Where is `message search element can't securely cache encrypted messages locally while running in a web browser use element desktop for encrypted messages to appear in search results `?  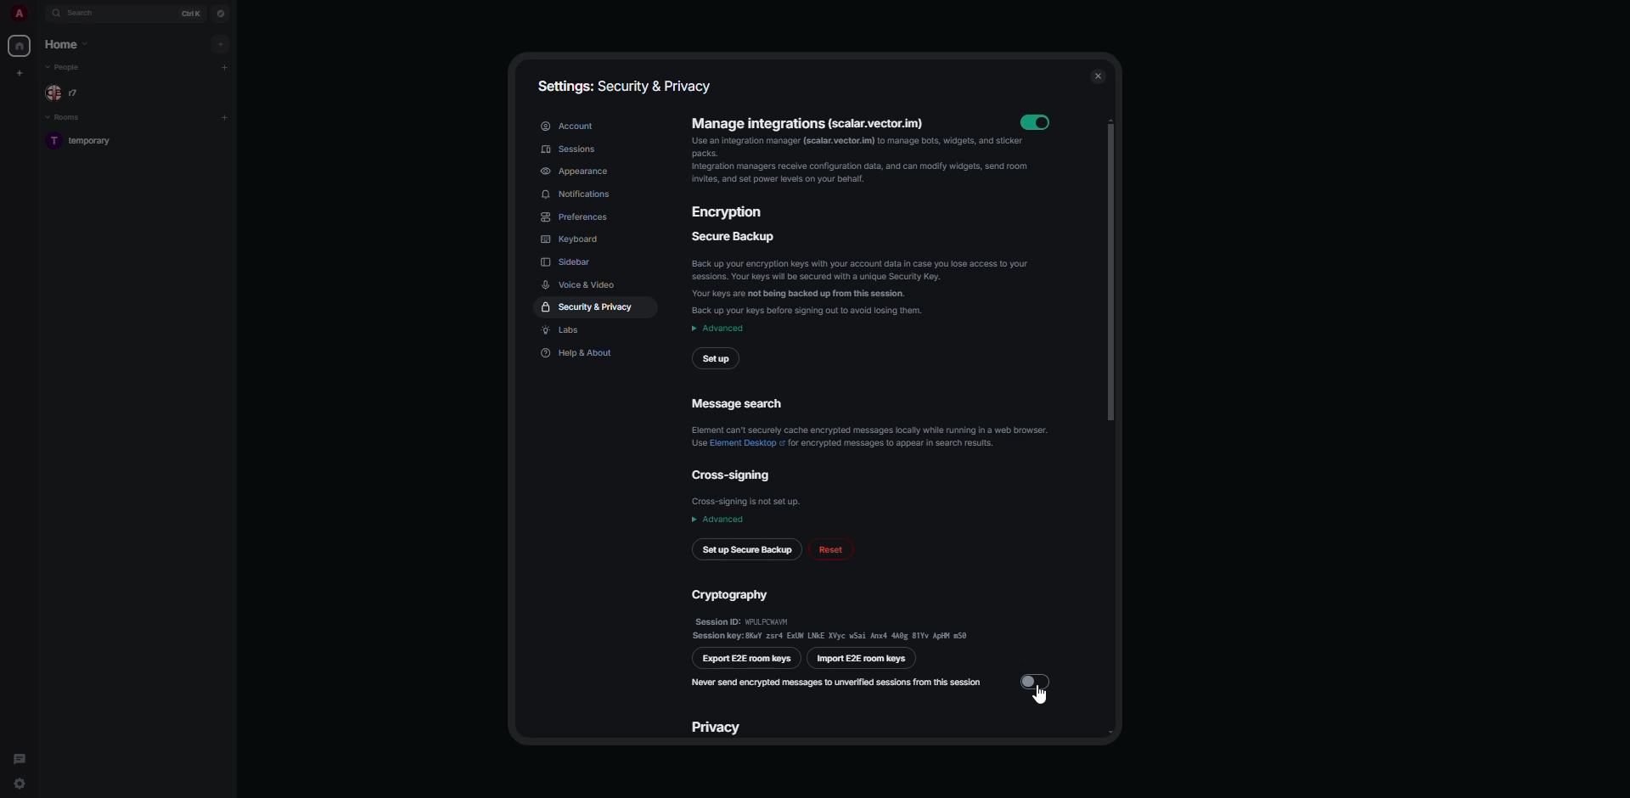
message search element can't securely cache encrypted messages locally while running in a web browser use element desktop for encrypted messages to appear in search results  is located at coordinates (868, 420).